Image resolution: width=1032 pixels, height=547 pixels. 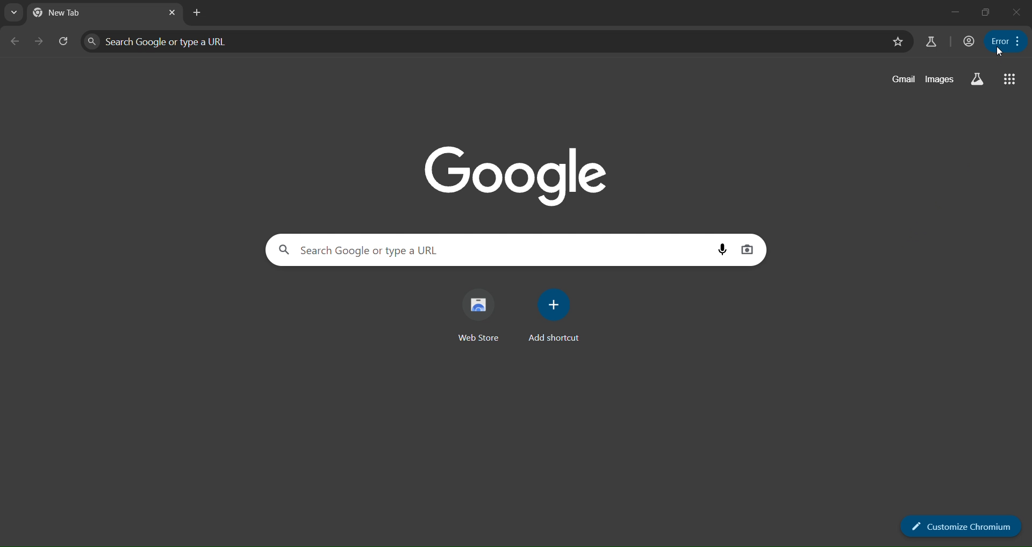 What do you see at coordinates (930, 41) in the screenshot?
I see `search labs` at bounding box center [930, 41].